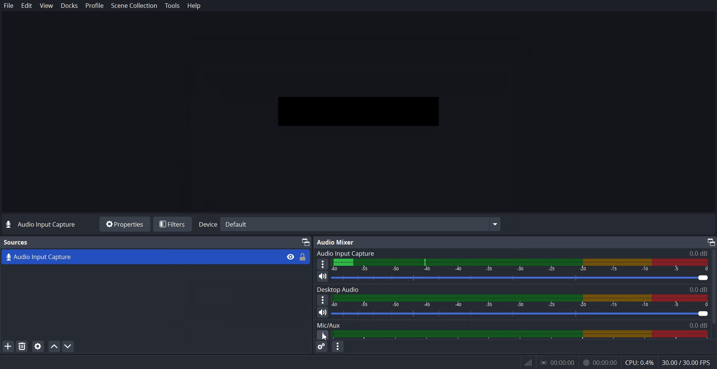  Describe the element at coordinates (556, 363) in the screenshot. I see `0.00` at that location.